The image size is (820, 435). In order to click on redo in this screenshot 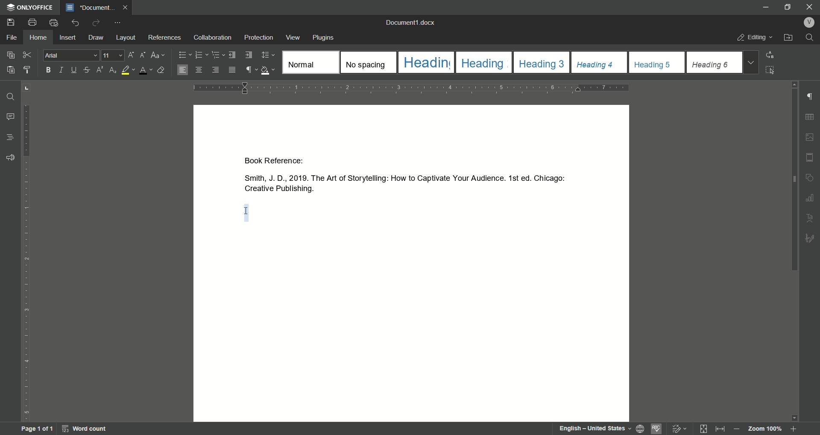, I will do `click(97, 23)`.